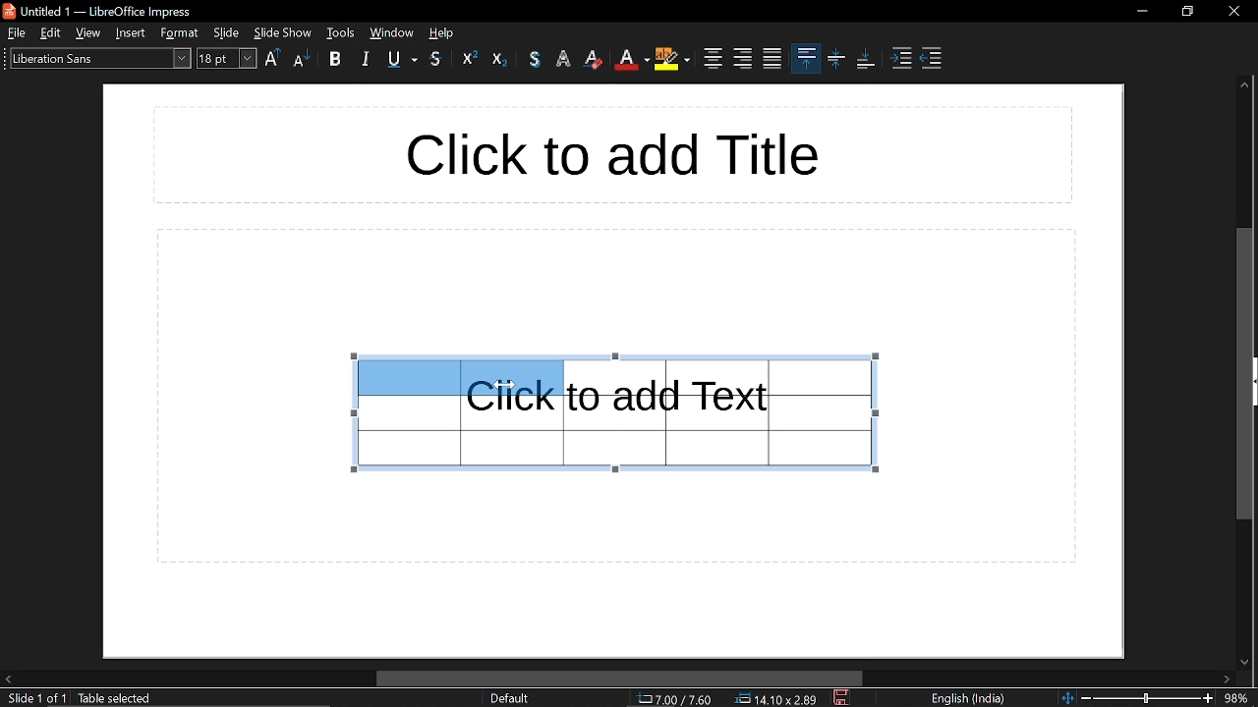 This screenshot has height=707, width=1258. I want to click on text style, so click(97, 58).